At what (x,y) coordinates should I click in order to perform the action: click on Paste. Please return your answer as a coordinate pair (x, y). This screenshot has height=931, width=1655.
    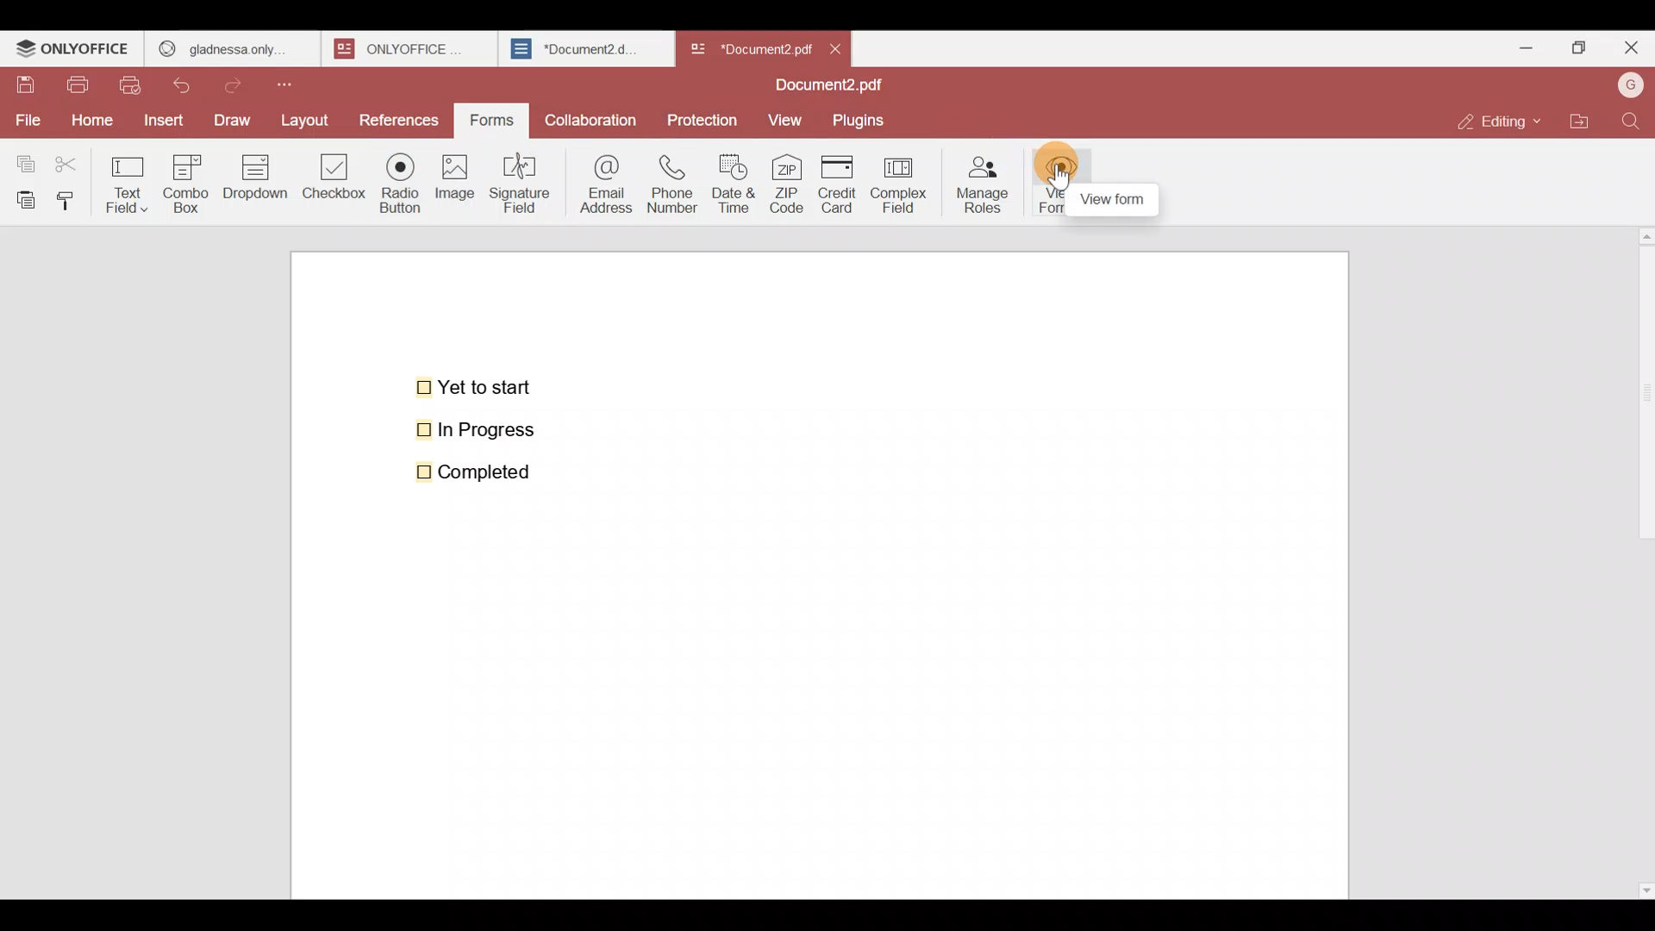
    Looking at the image, I should click on (22, 198).